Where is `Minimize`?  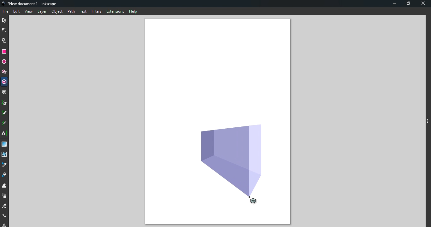
Minimize is located at coordinates (394, 4).